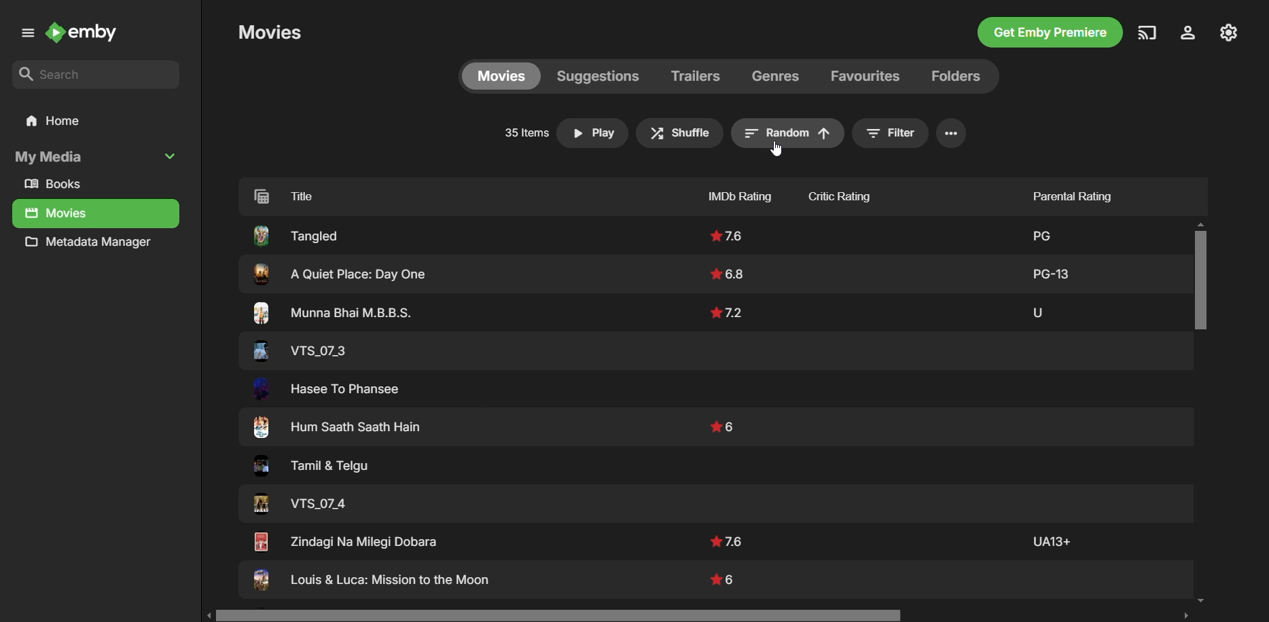  What do you see at coordinates (52, 156) in the screenshot?
I see `` at bounding box center [52, 156].